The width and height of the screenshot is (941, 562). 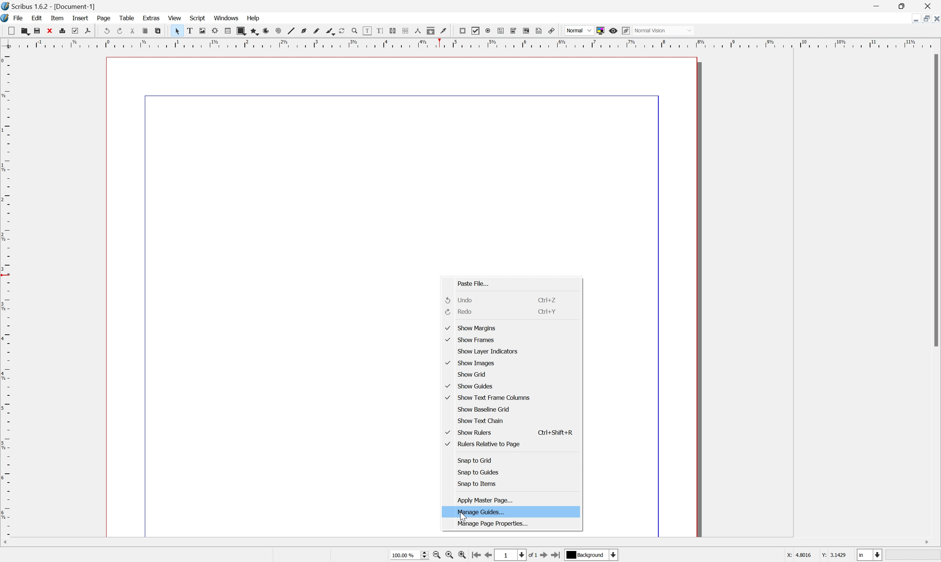 I want to click on spiral, so click(x=278, y=31).